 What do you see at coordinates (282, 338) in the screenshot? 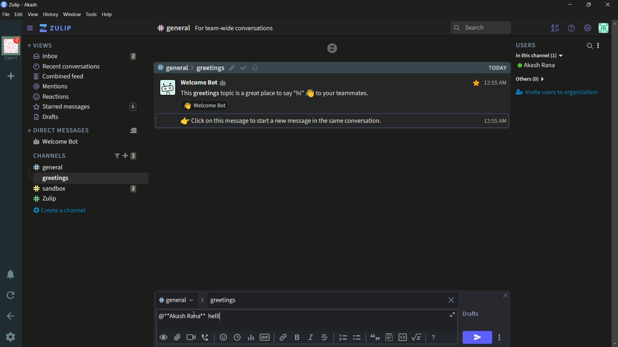
I see `link` at bounding box center [282, 338].